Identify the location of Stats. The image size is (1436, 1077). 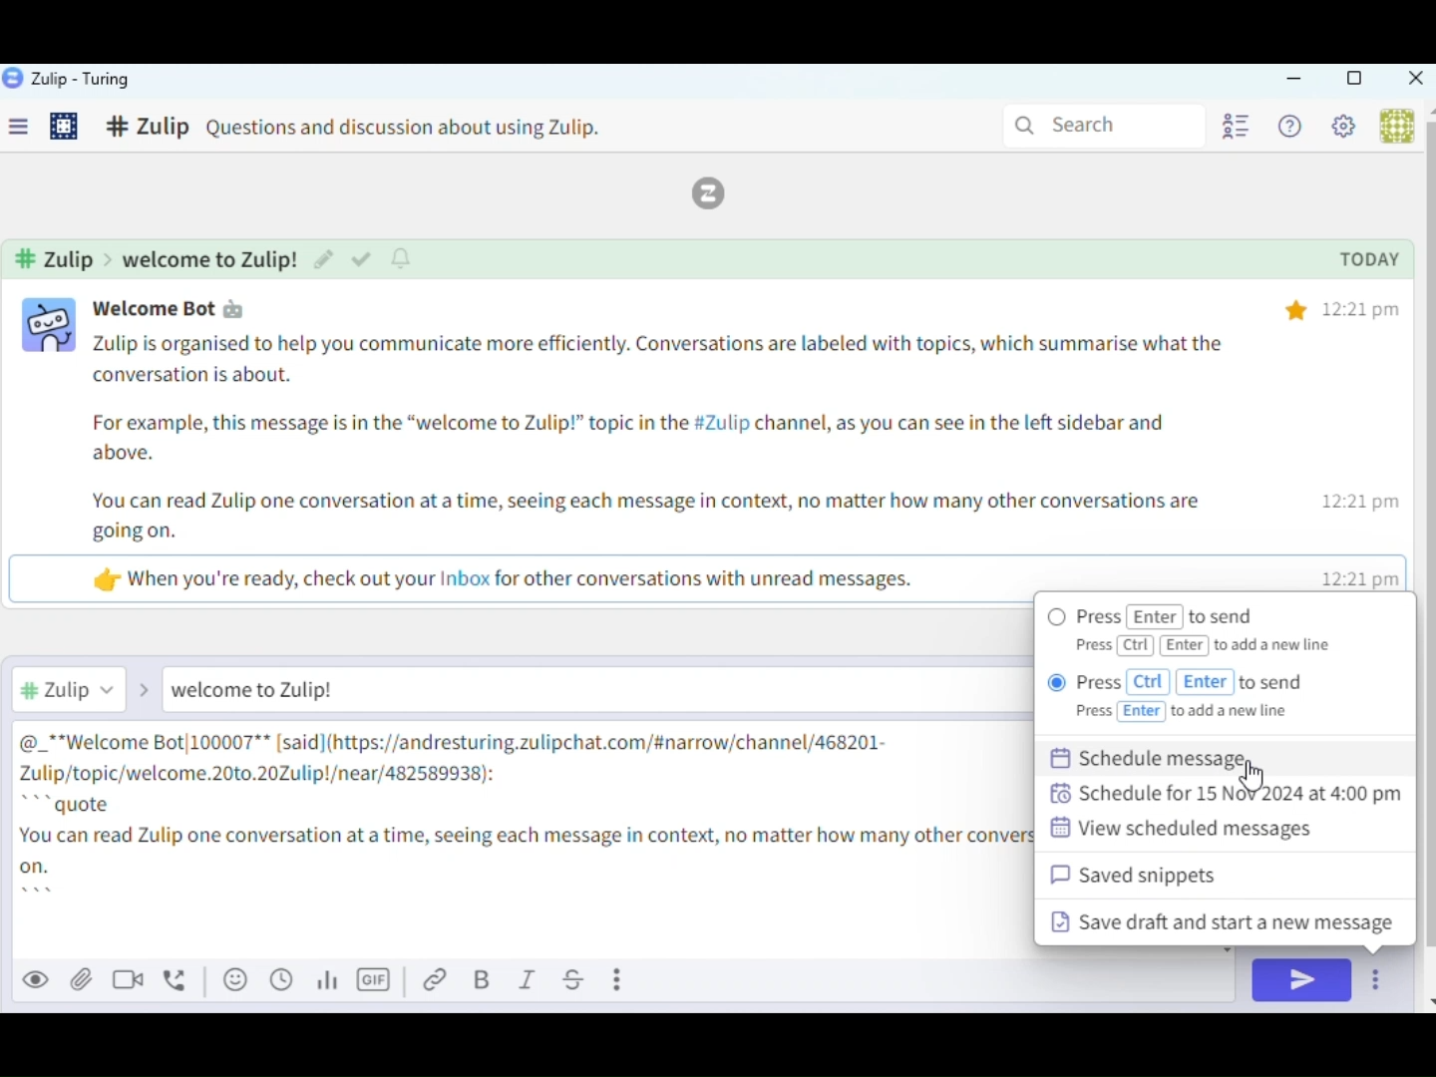
(332, 981).